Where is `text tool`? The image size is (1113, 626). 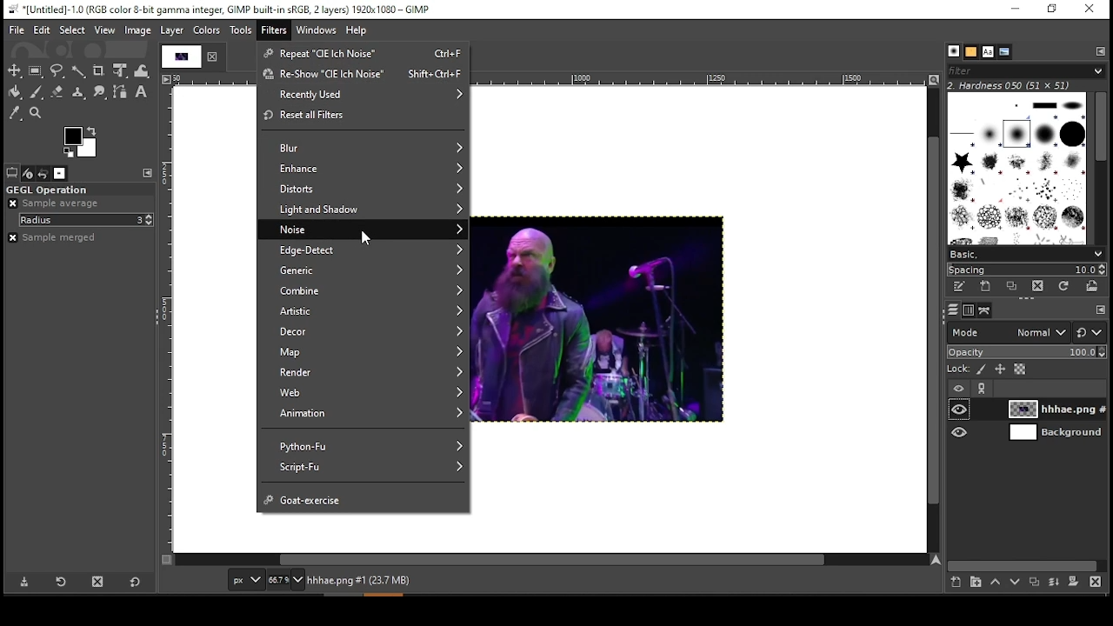
text tool is located at coordinates (141, 92).